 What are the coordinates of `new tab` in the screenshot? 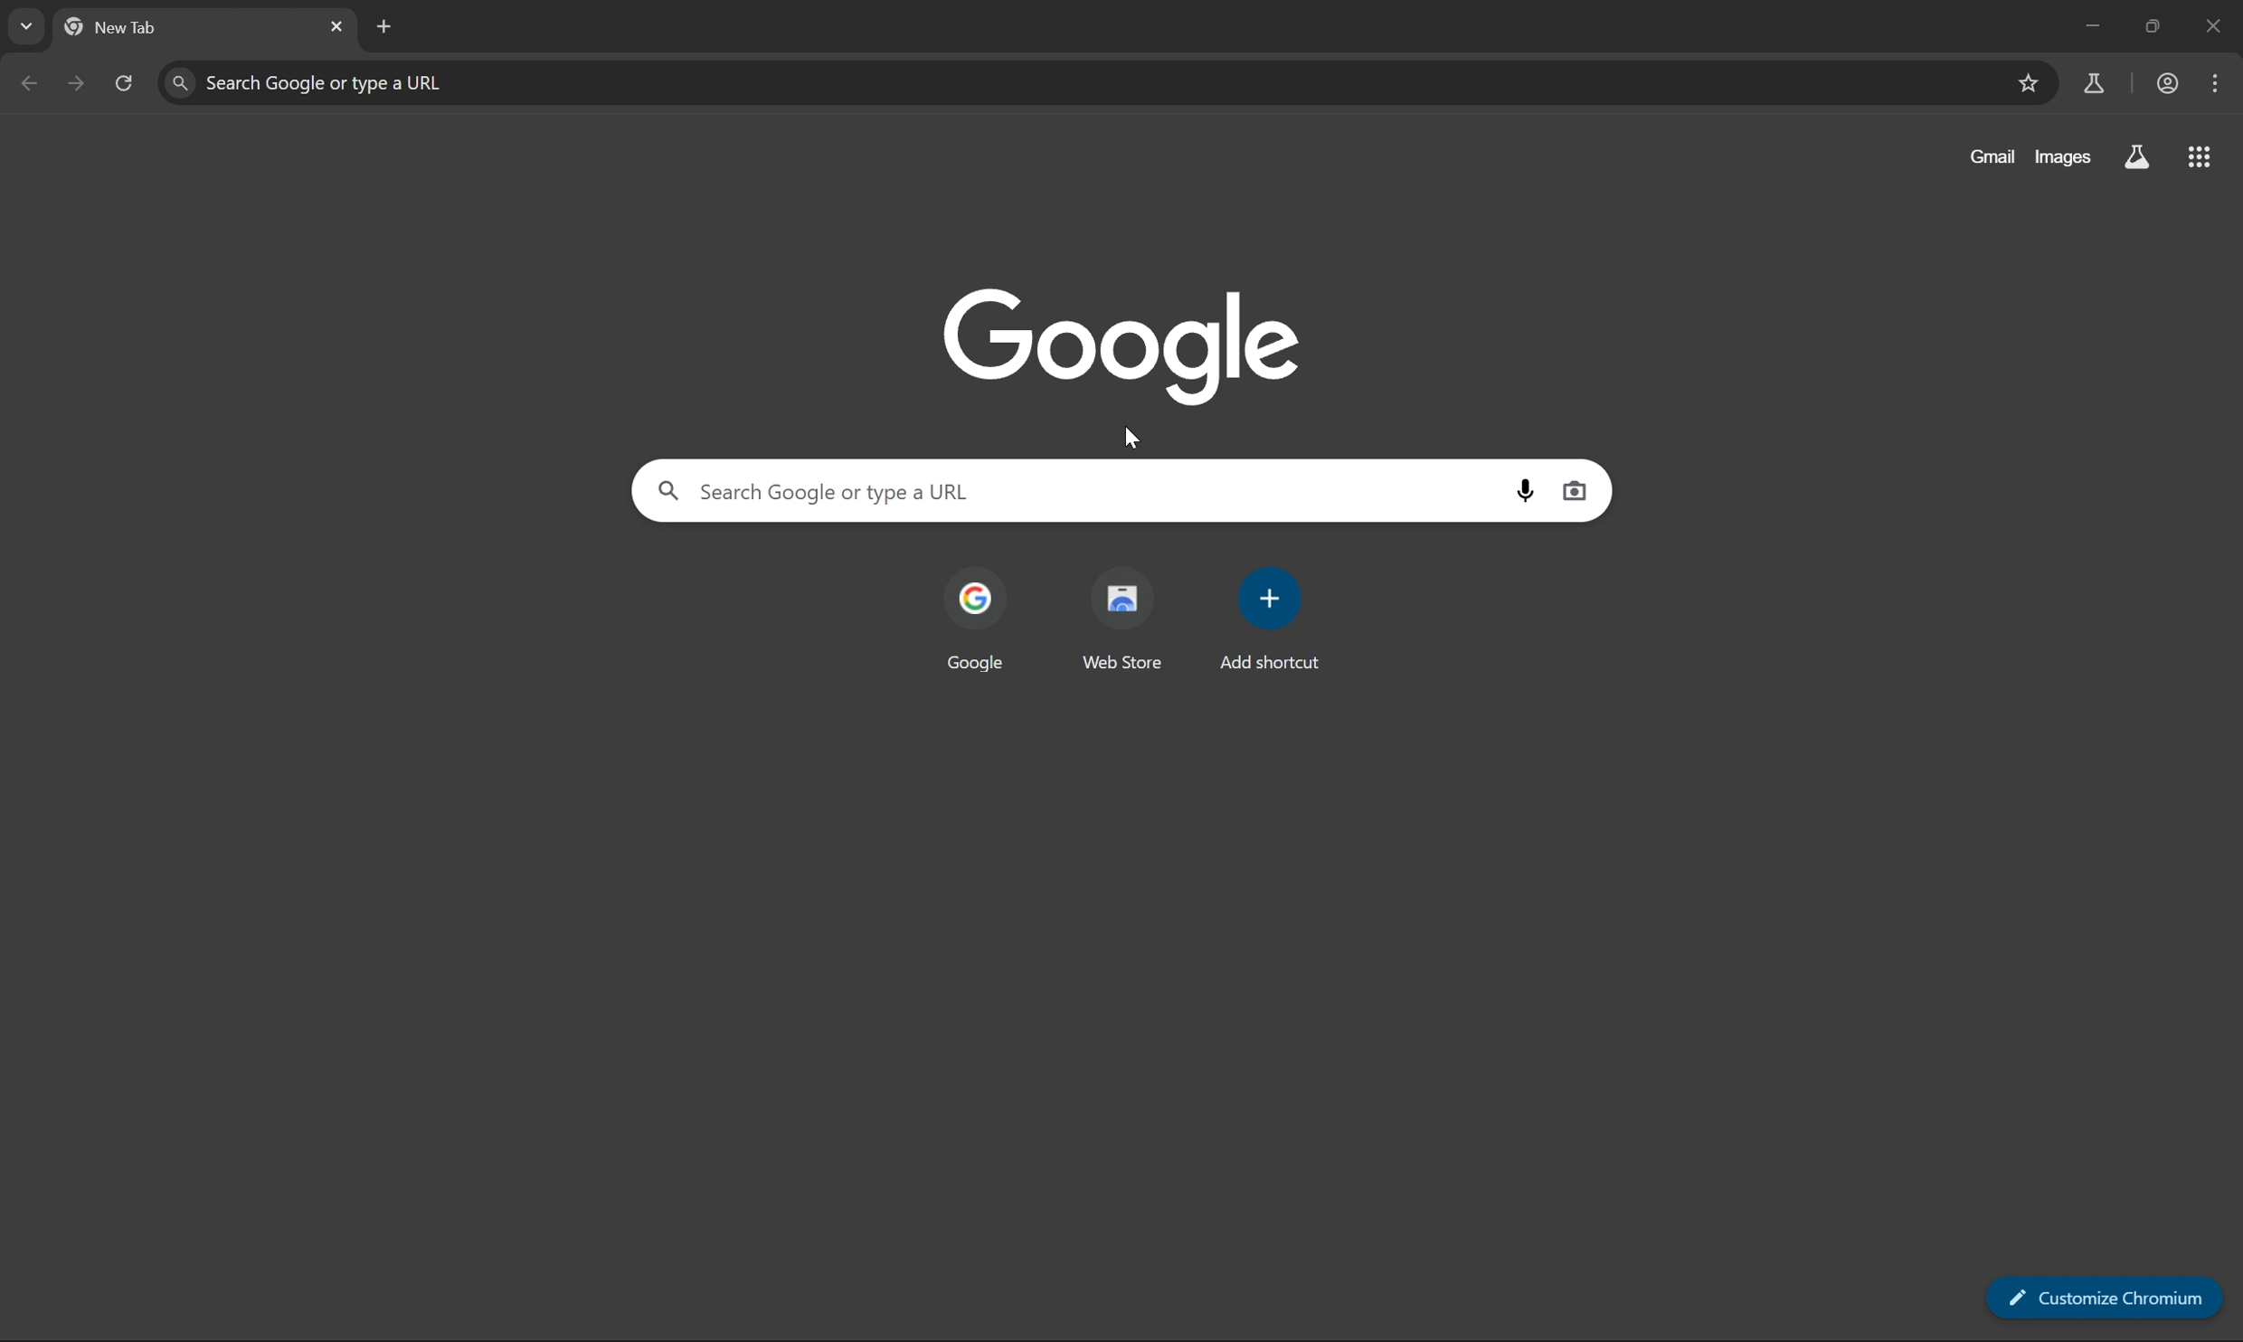 It's located at (382, 27).